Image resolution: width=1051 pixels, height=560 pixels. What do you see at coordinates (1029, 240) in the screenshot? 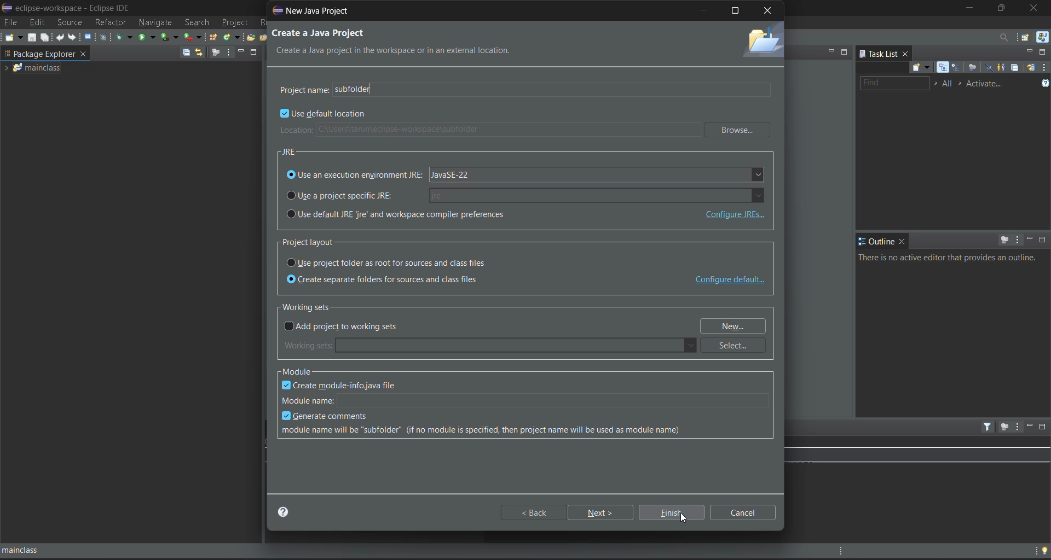
I see `minimize` at bounding box center [1029, 240].